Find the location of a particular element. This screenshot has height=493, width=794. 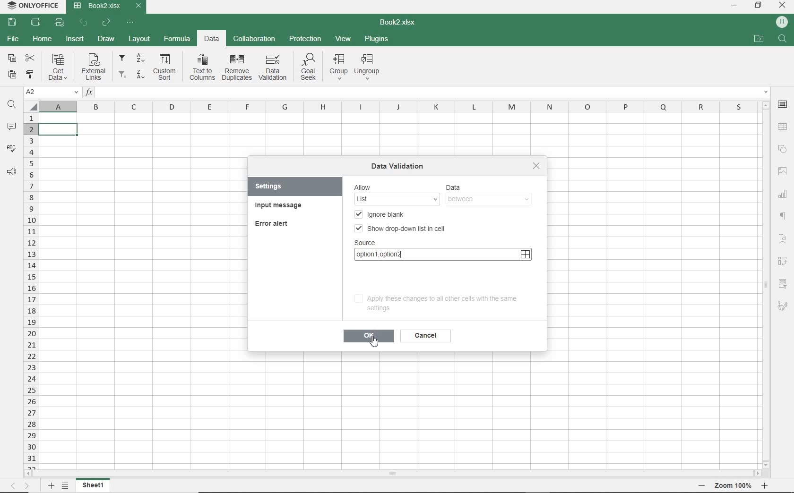

IMAGE is located at coordinates (783, 171).